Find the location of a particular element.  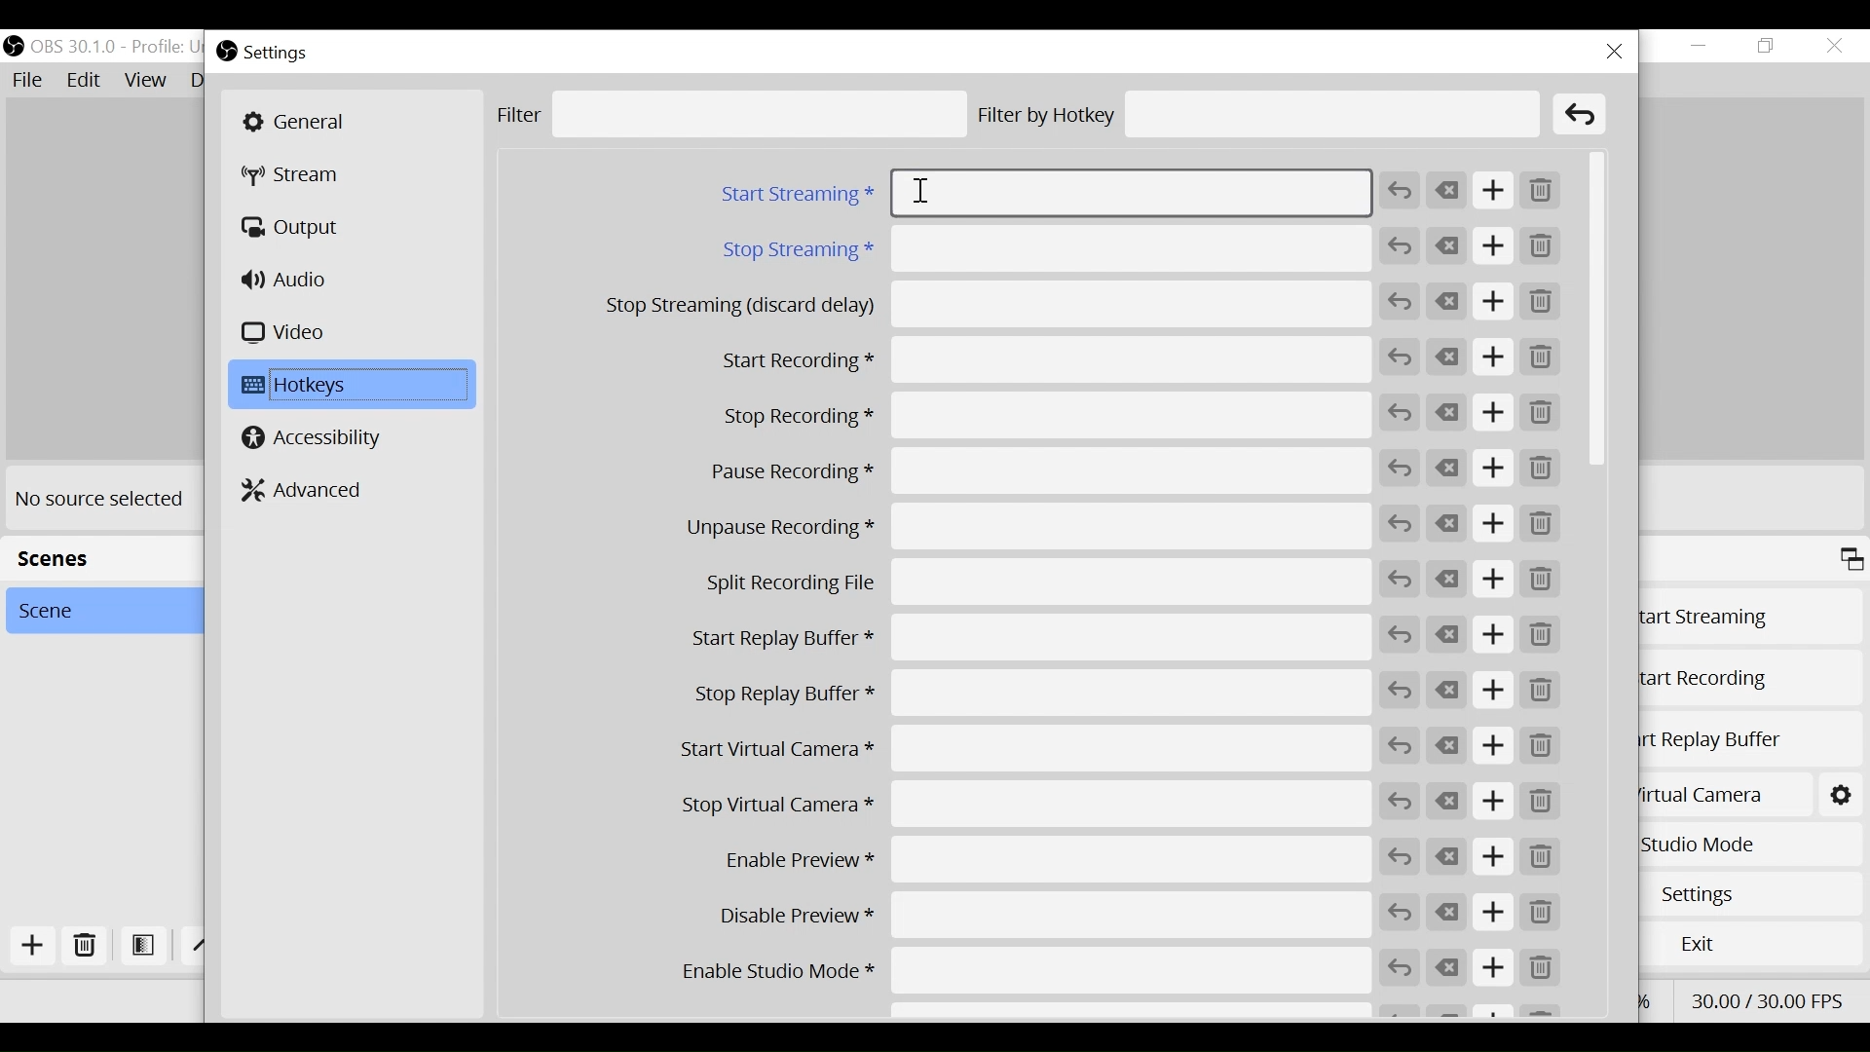

Settings is located at coordinates (1750, 890).